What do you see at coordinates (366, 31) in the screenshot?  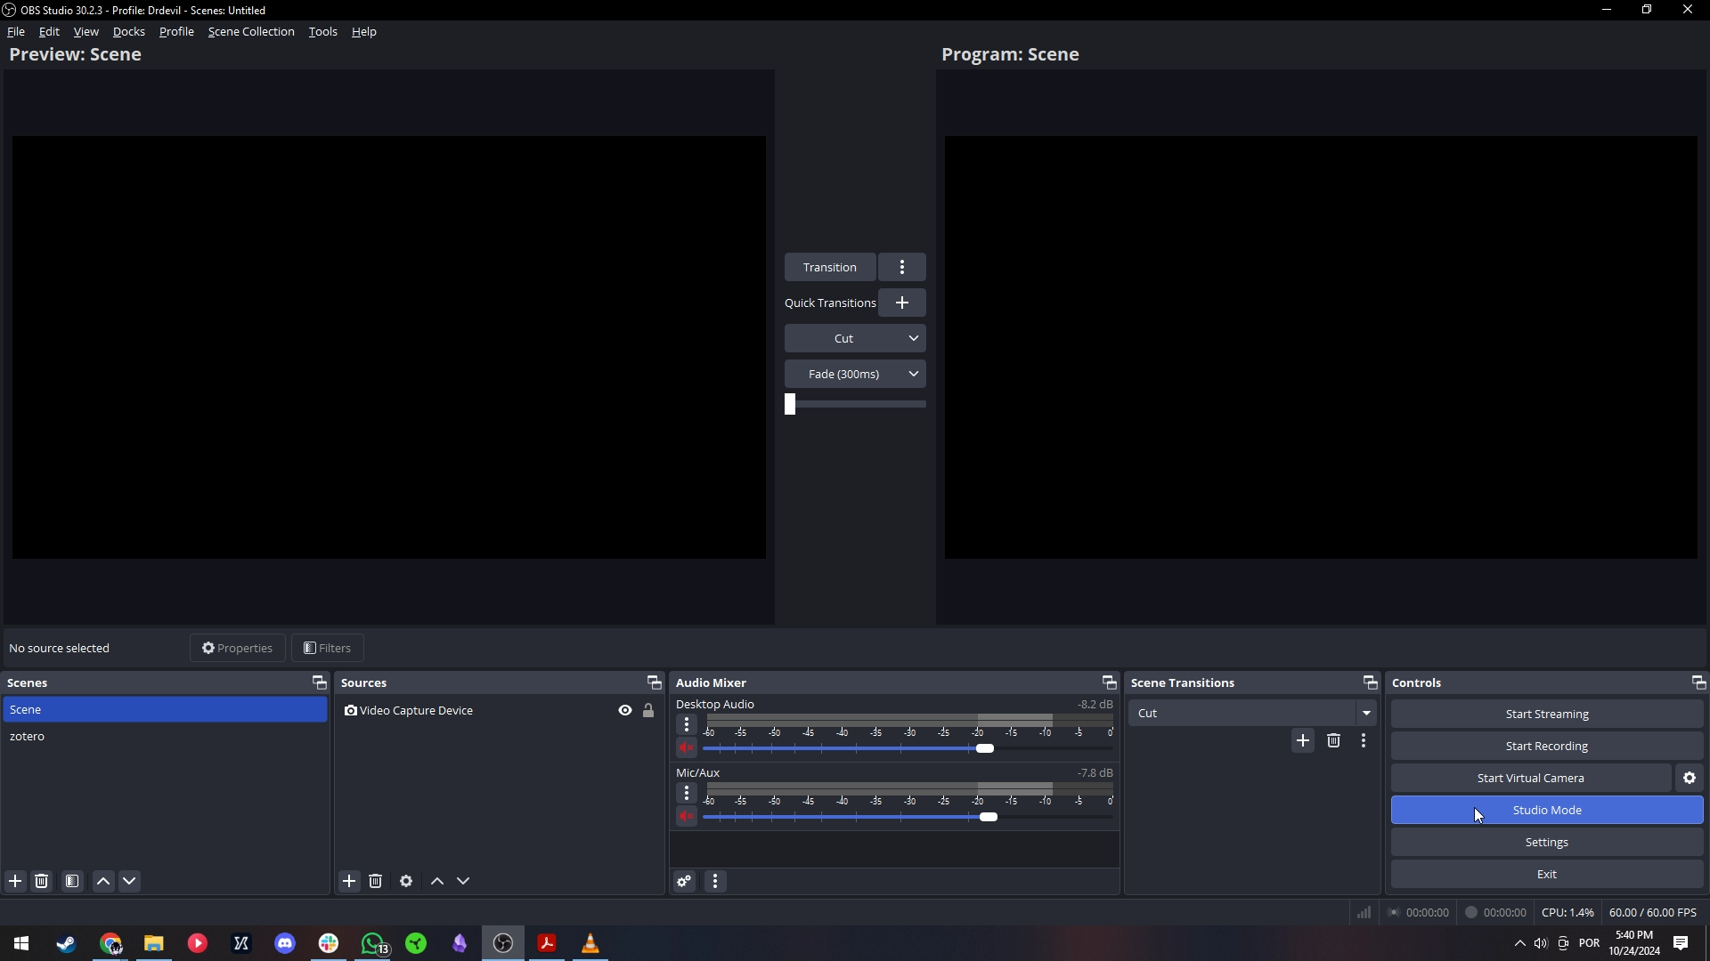 I see `Help` at bounding box center [366, 31].